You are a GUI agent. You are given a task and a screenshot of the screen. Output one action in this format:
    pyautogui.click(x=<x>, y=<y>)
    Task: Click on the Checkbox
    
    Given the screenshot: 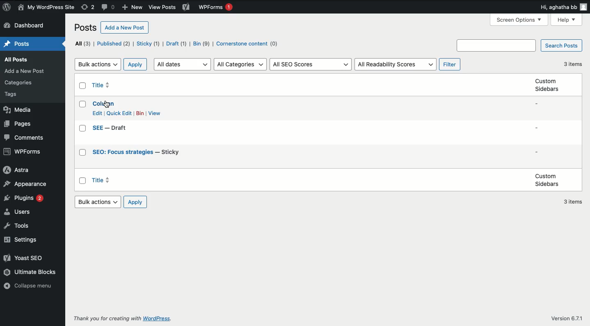 What is the action you would take?
    pyautogui.click(x=83, y=153)
    